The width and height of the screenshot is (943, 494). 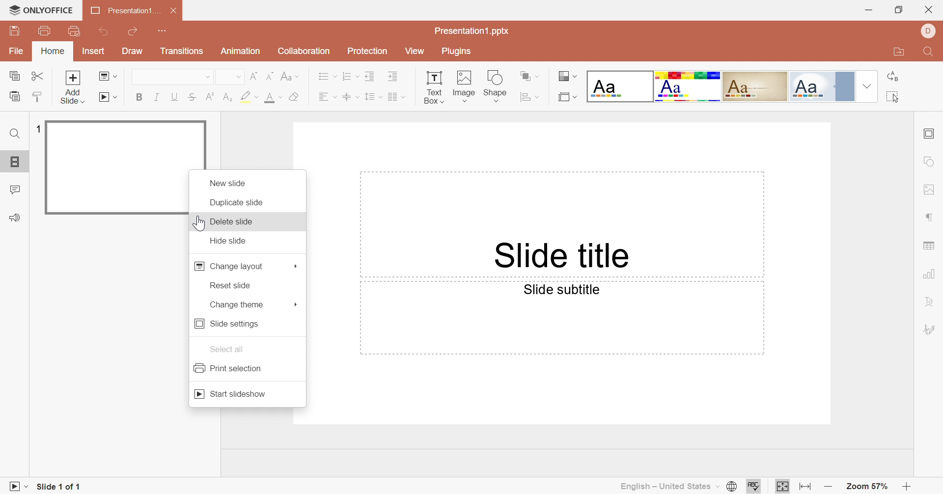 What do you see at coordinates (577, 97) in the screenshot?
I see `Drop Down` at bounding box center [577, 97].